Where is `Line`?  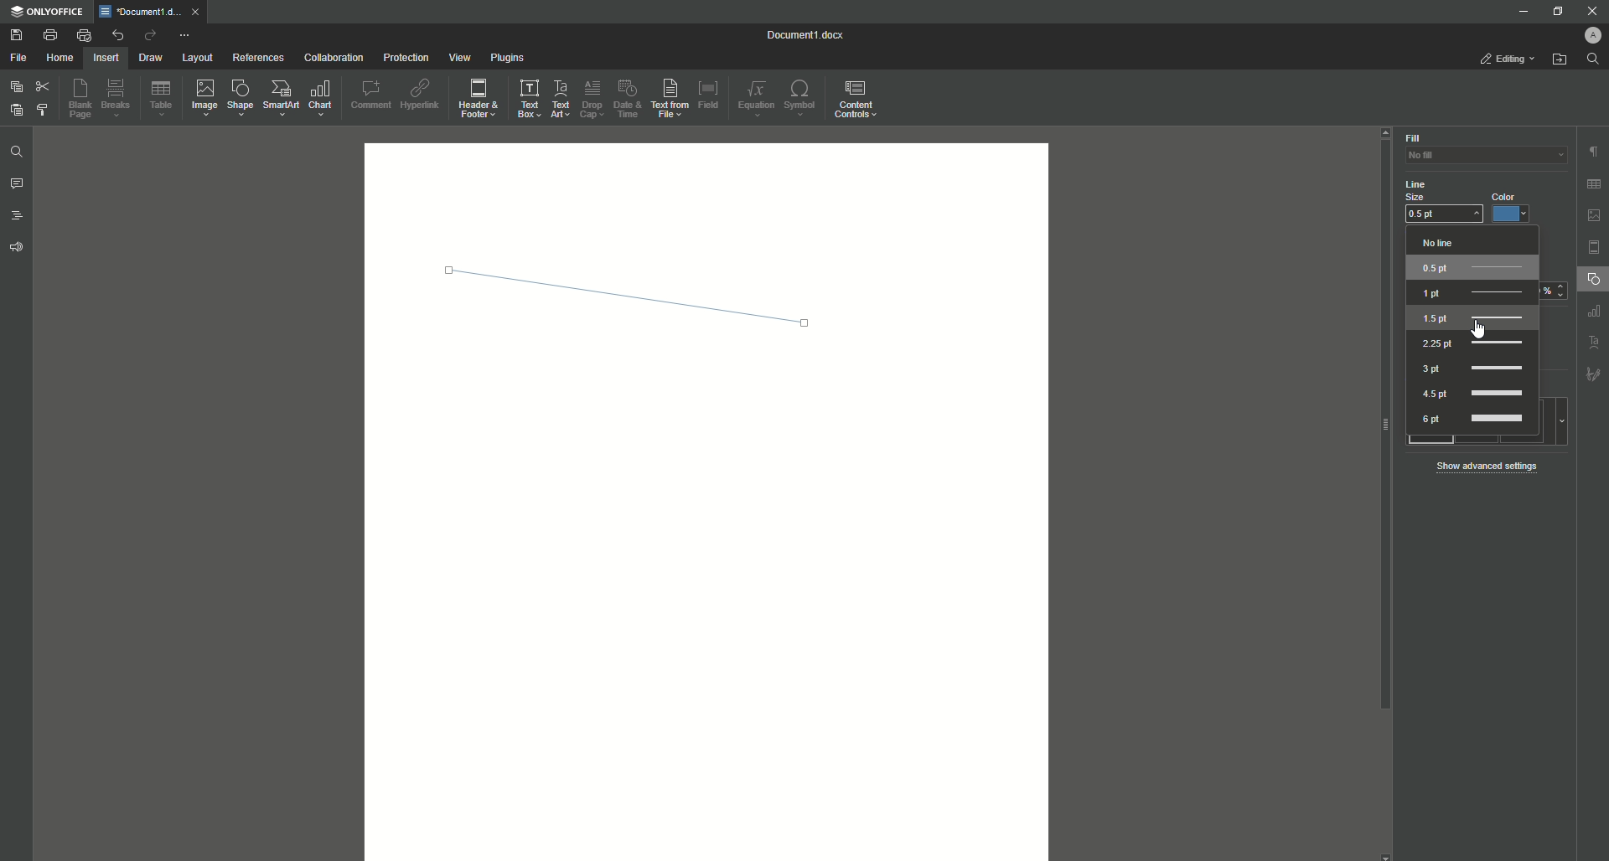 Line is located at coordinates (613, 289).